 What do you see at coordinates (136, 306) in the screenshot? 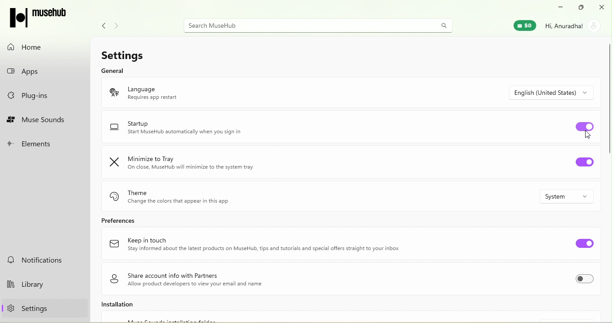
I see `Installation` at bounding box center [136, 306].